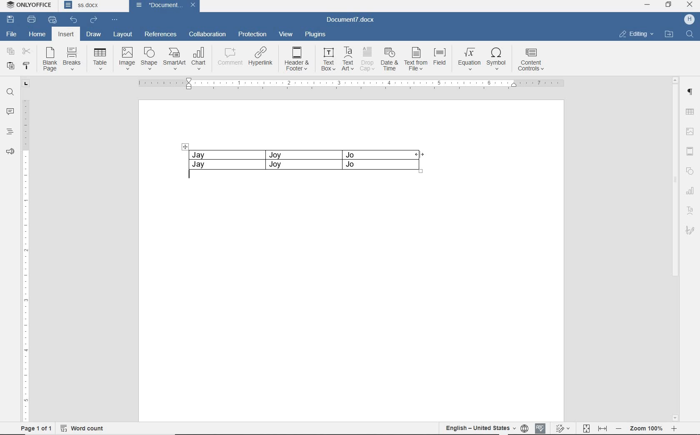 The width and height of the screenshot is (700, 435). I want to click on INSERT, so click(67, 35).